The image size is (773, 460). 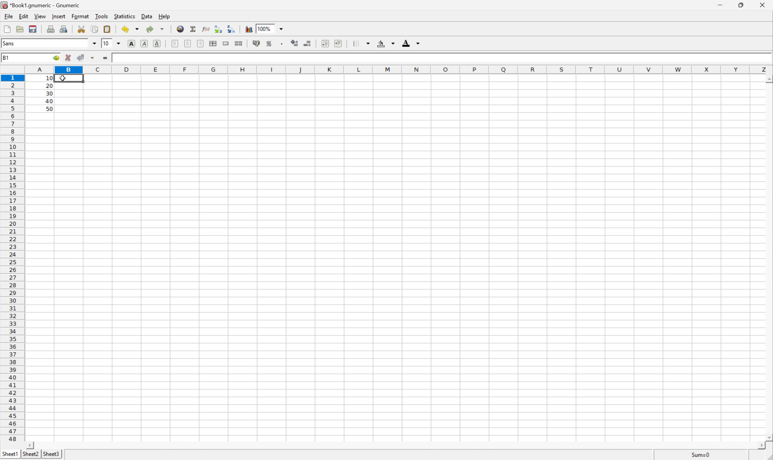 What do you see at coordinates (10, 455) in the screenshot?
I see `Sheet1` at bounding box center [10, 455].